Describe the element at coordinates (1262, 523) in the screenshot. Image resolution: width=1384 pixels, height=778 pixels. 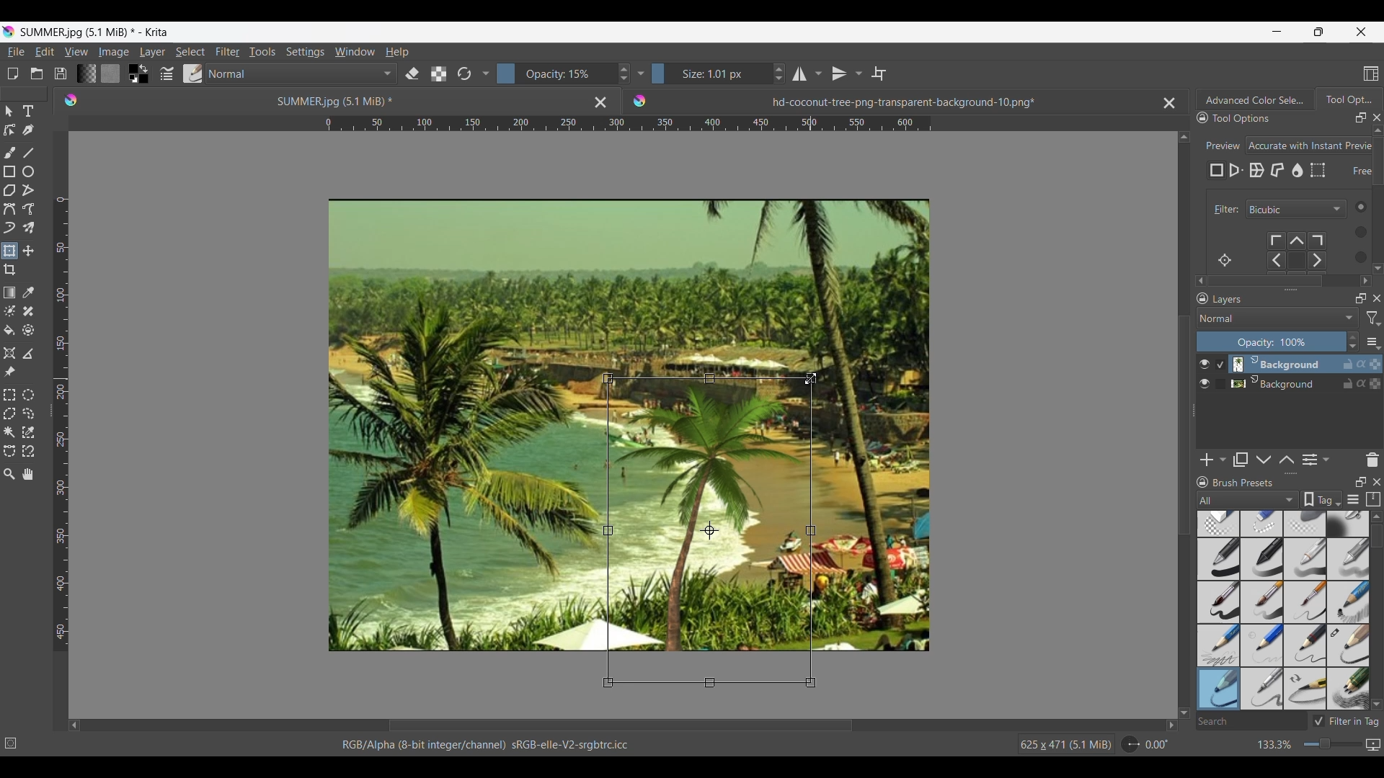
I see `Eraser small` at that location.